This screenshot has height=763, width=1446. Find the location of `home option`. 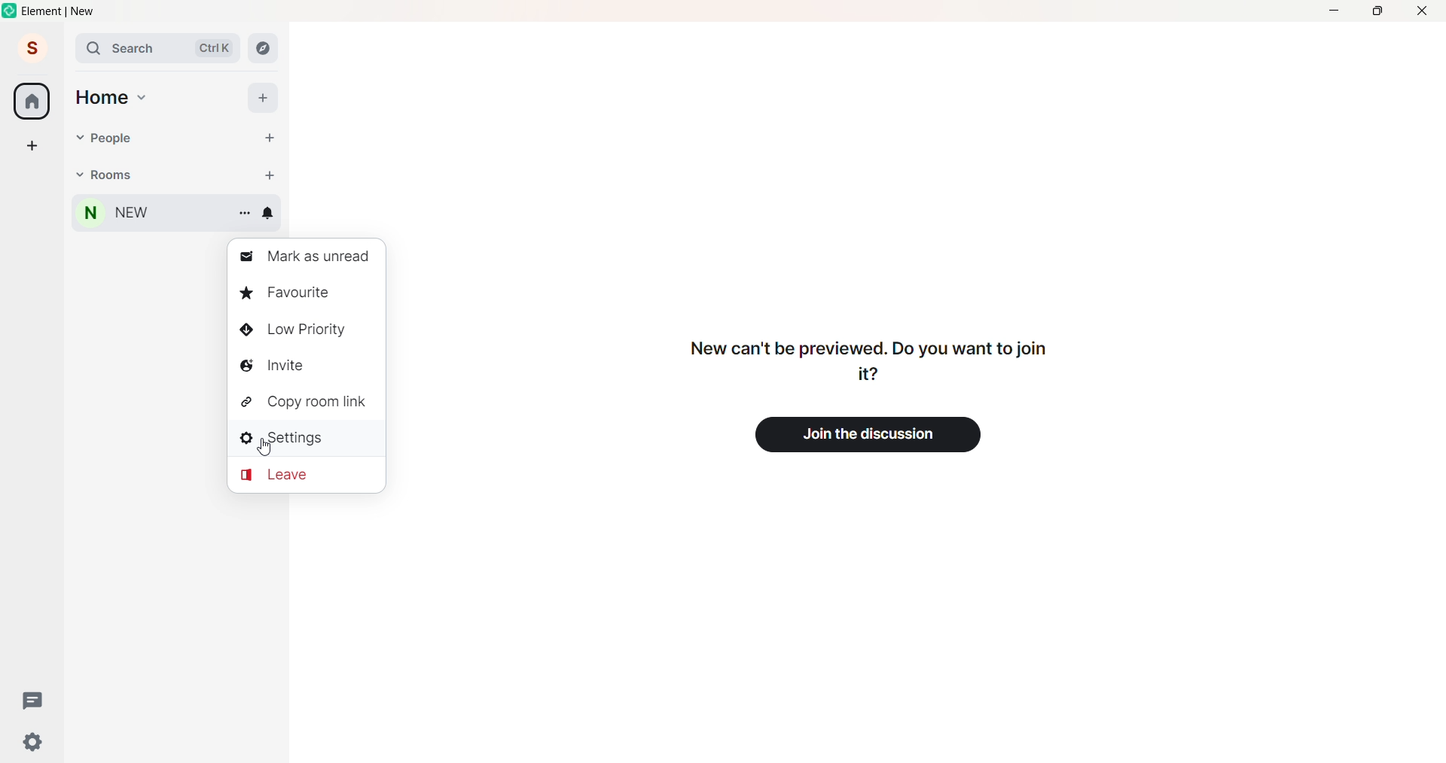

home option is located at coordinates (116, 100).